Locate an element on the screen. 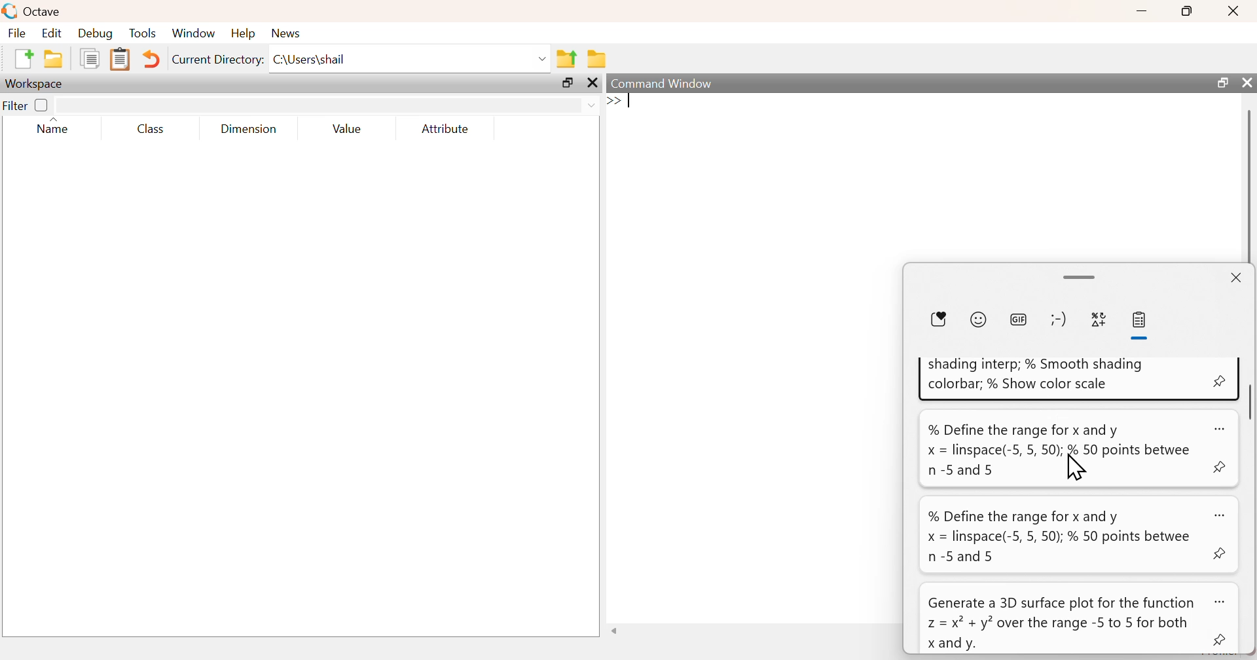 This screenshot has height=660, width=1257. Tools is located at coordinates (143, 33).